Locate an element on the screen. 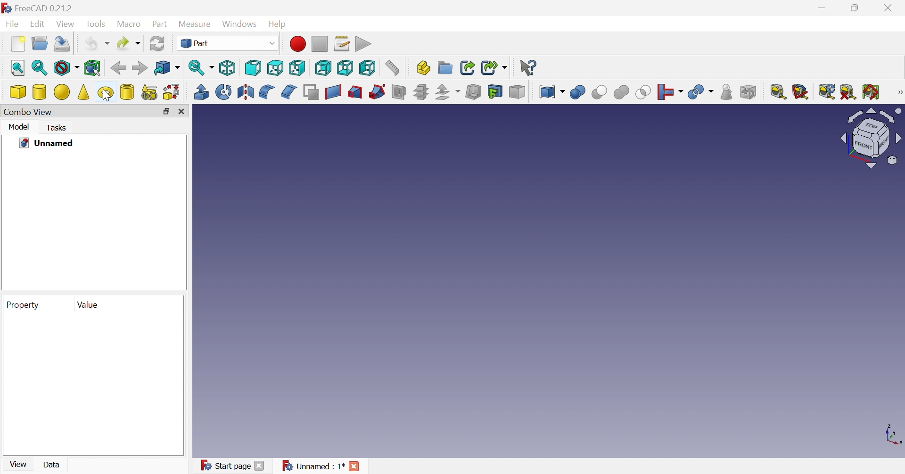  Cube is located at coordinates (18, 92).